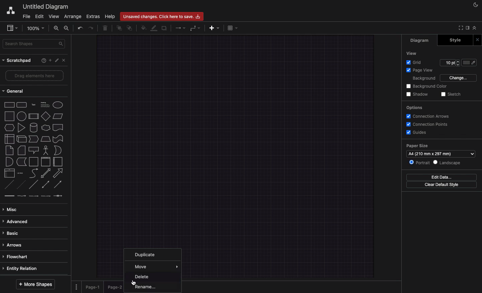 The height and width of the screenshot is (293, 482). What do you see at coordinates (77, 287) in the screenshot?
I see `Options` at bounding box center [77, 287].